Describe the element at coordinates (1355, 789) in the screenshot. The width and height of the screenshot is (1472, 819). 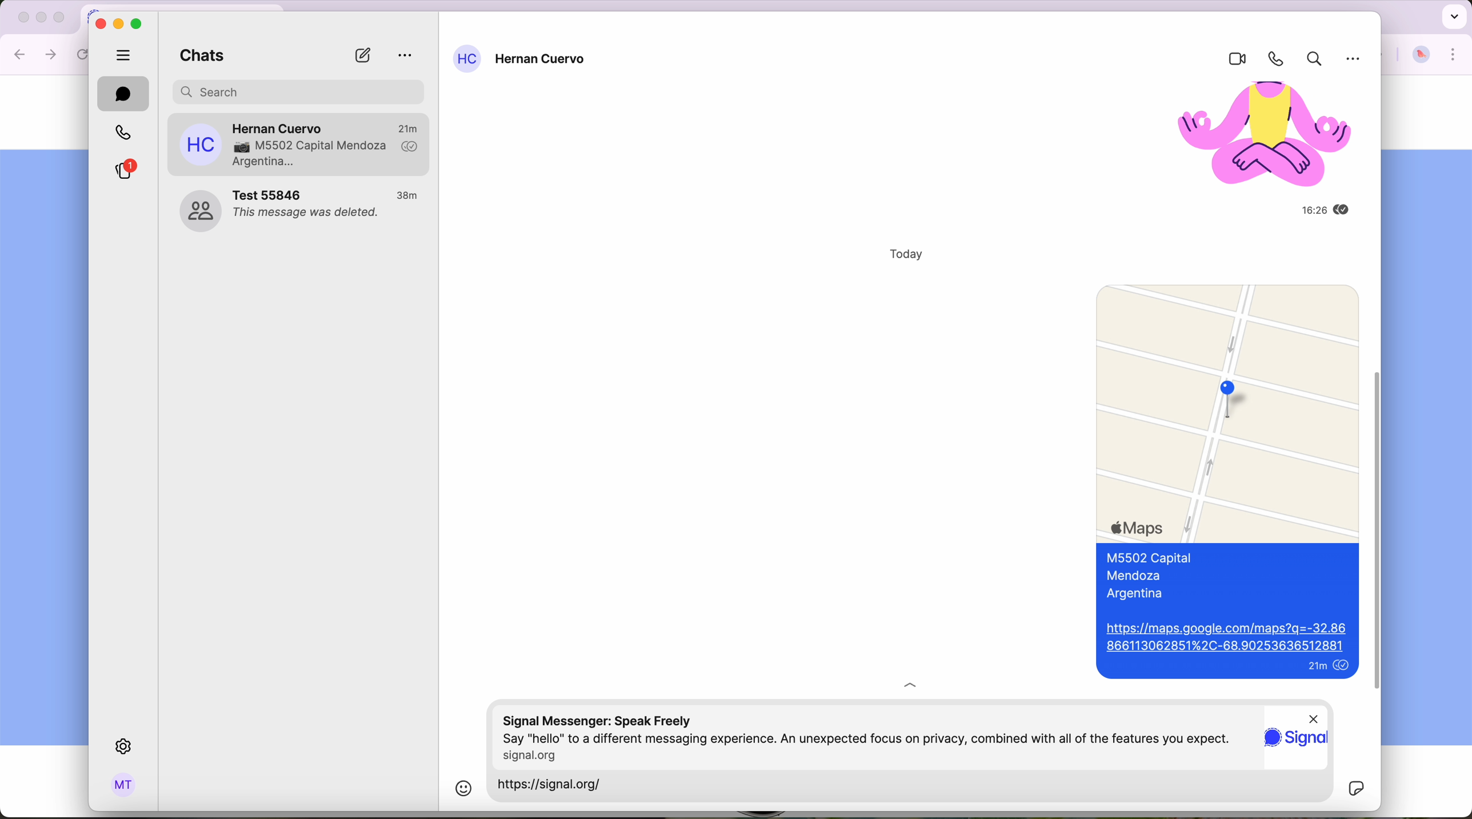
I see `sticker` at that location.